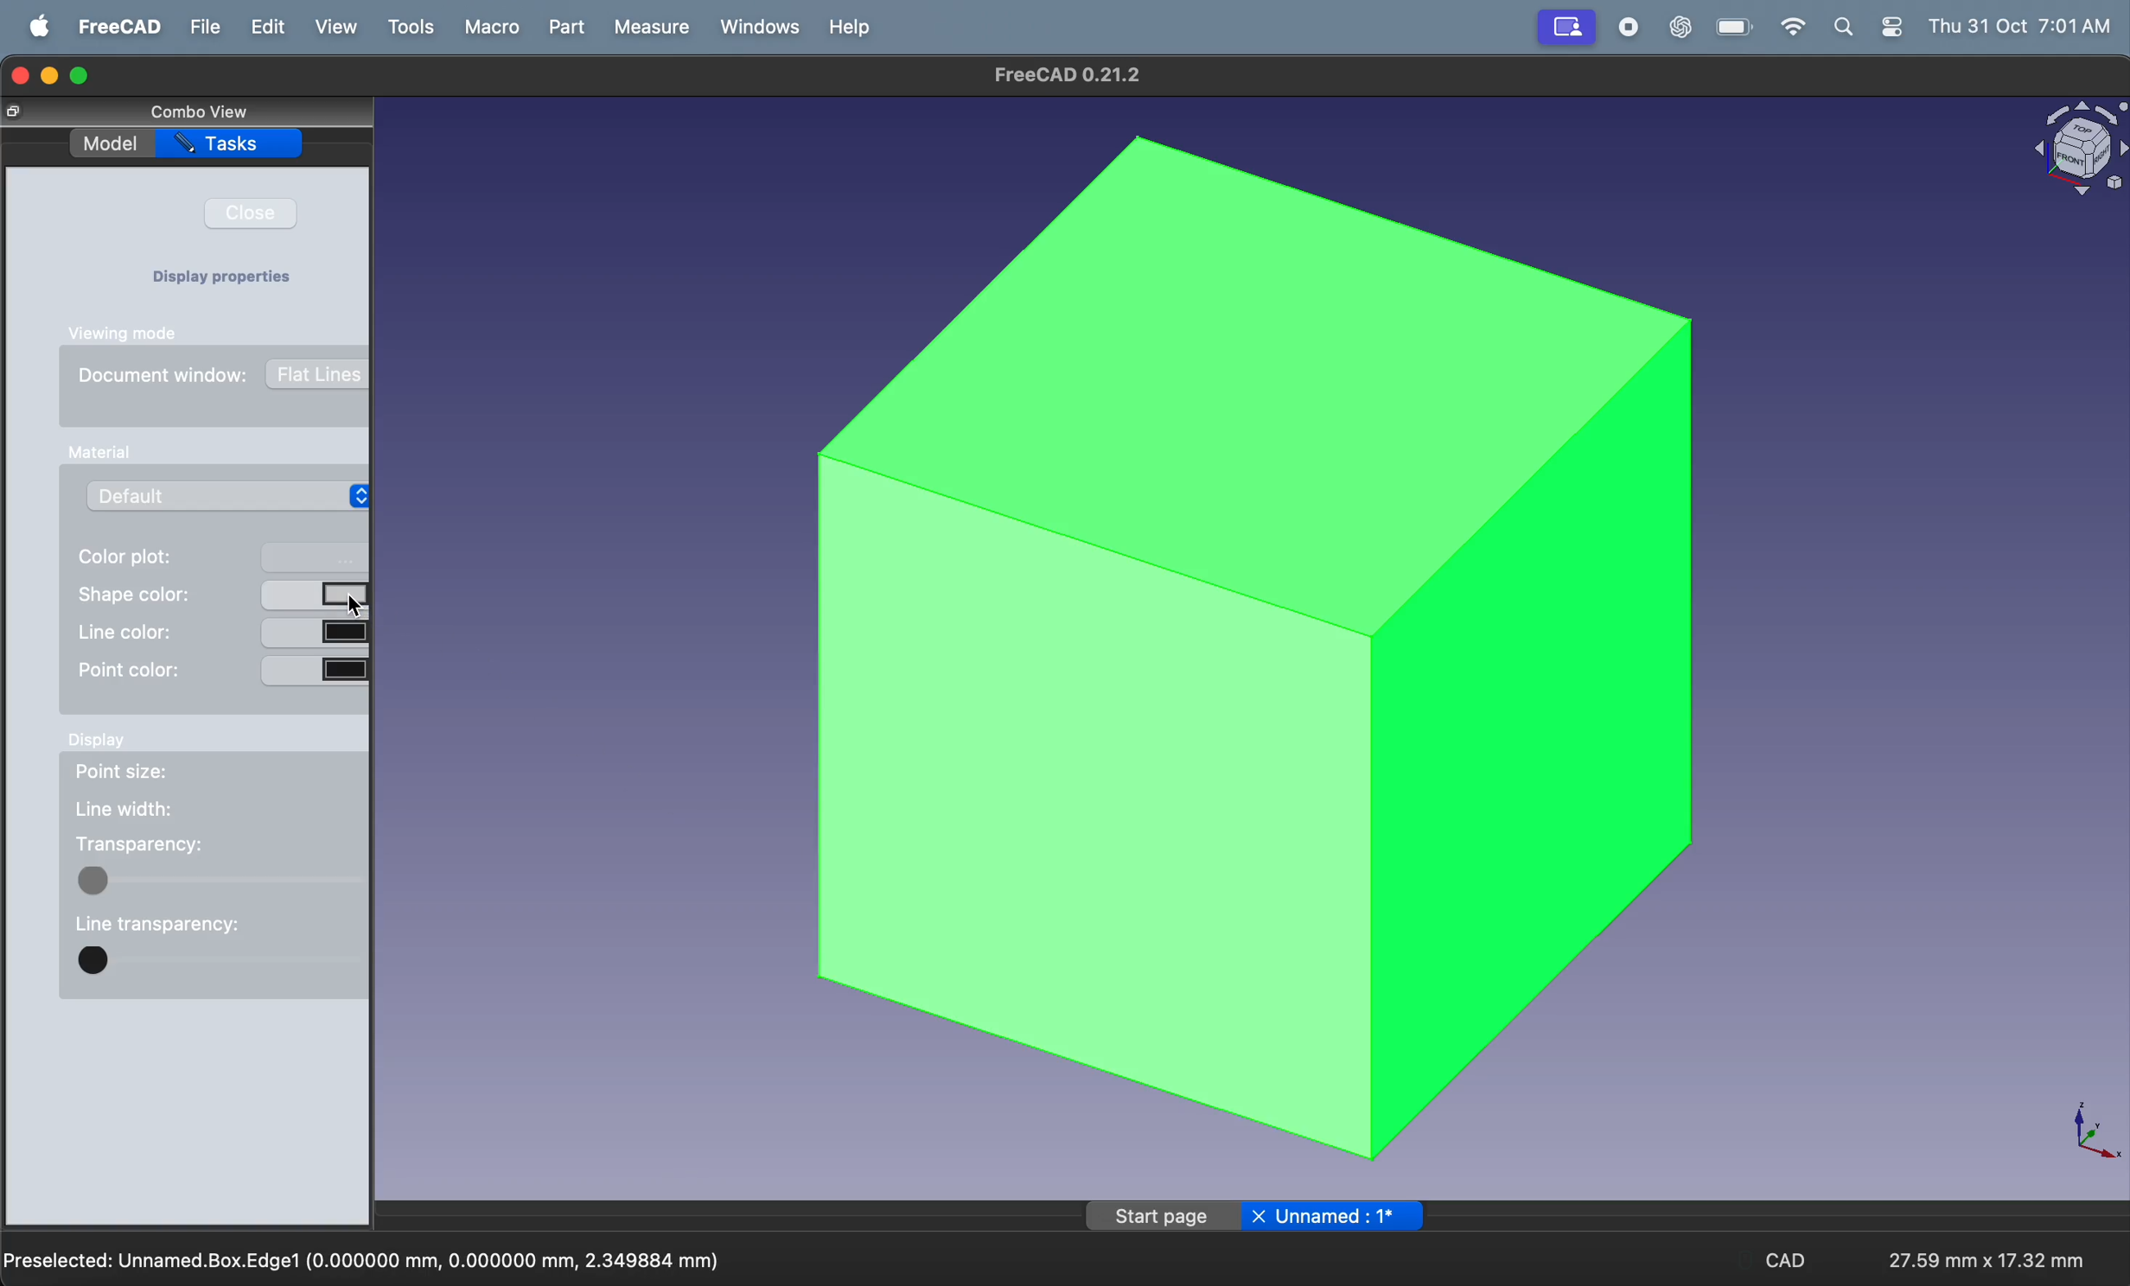 This screenshot has width=2130, height=1286. Describe the element at coordinates (221, 670) in the screenshot. I see `point color` at that location.